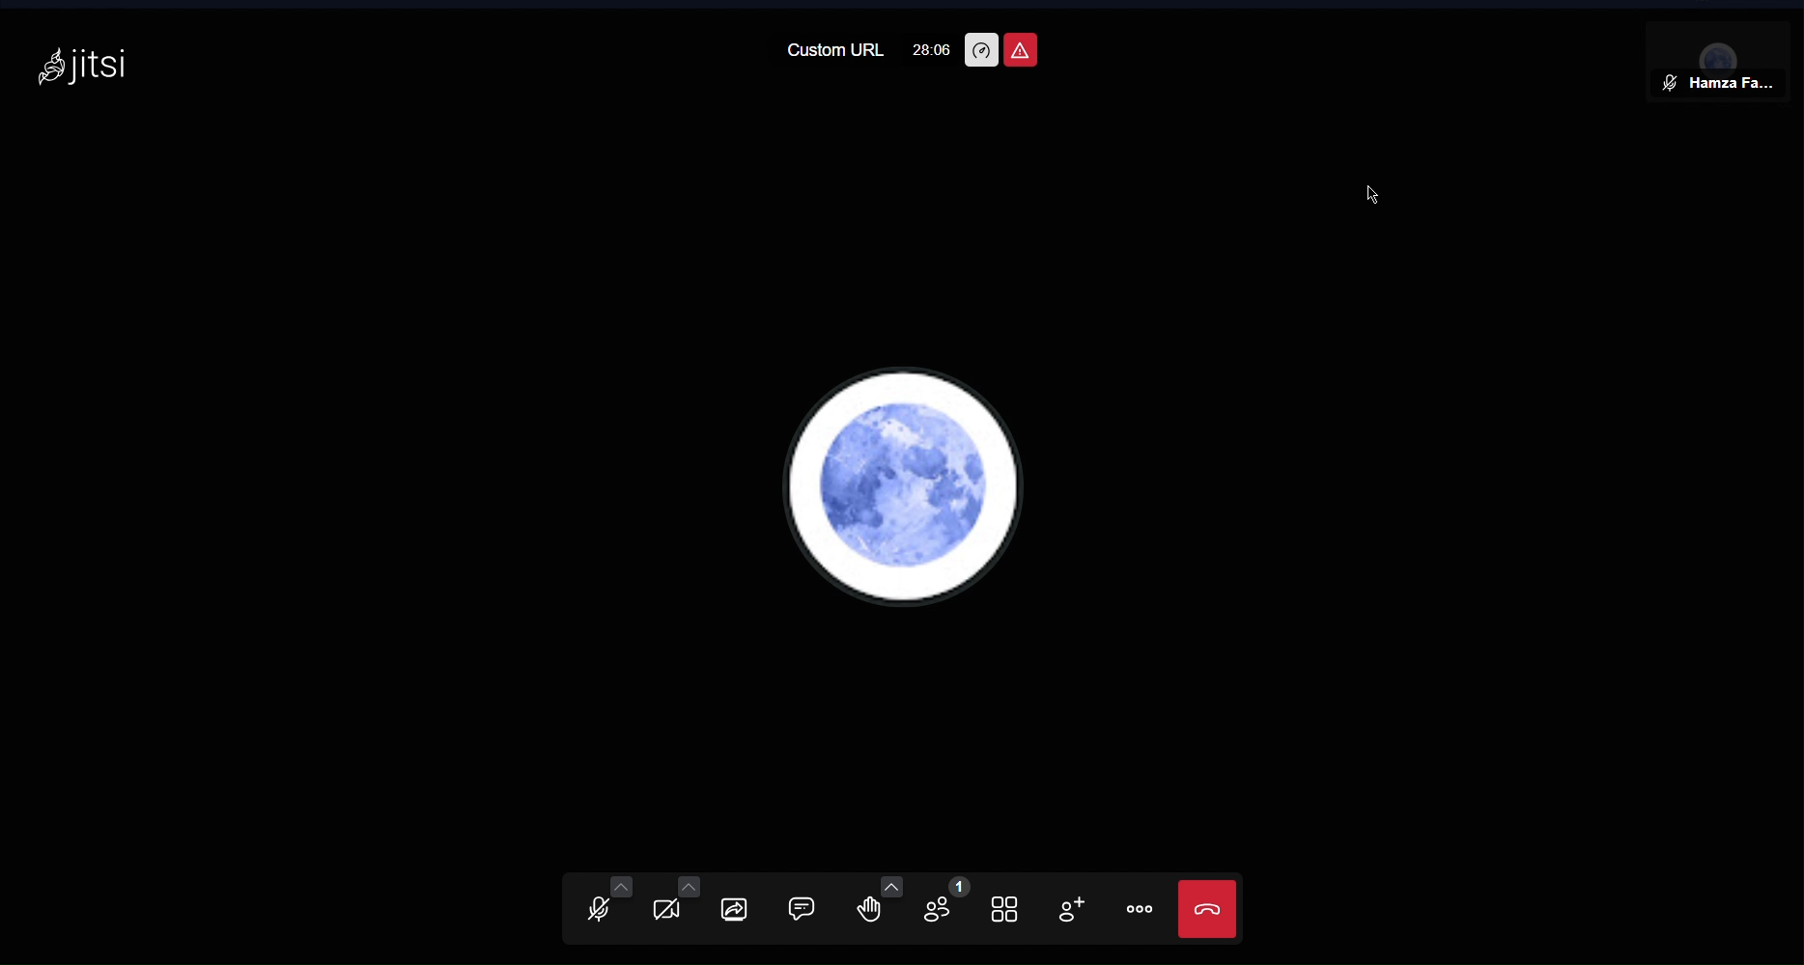 The height and width of the screenshot is (965, 1804). I want to click on Participant View, so click(1723, 65).